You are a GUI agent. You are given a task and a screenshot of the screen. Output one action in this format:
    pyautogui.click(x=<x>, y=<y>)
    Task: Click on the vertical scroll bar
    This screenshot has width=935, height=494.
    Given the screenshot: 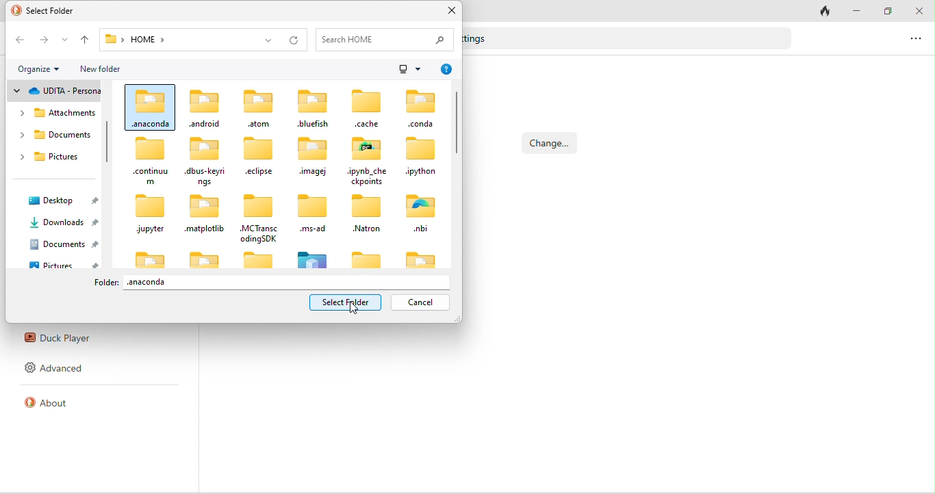 What is the action you would take?
    pyautogui.click(x=110, y=143)
    